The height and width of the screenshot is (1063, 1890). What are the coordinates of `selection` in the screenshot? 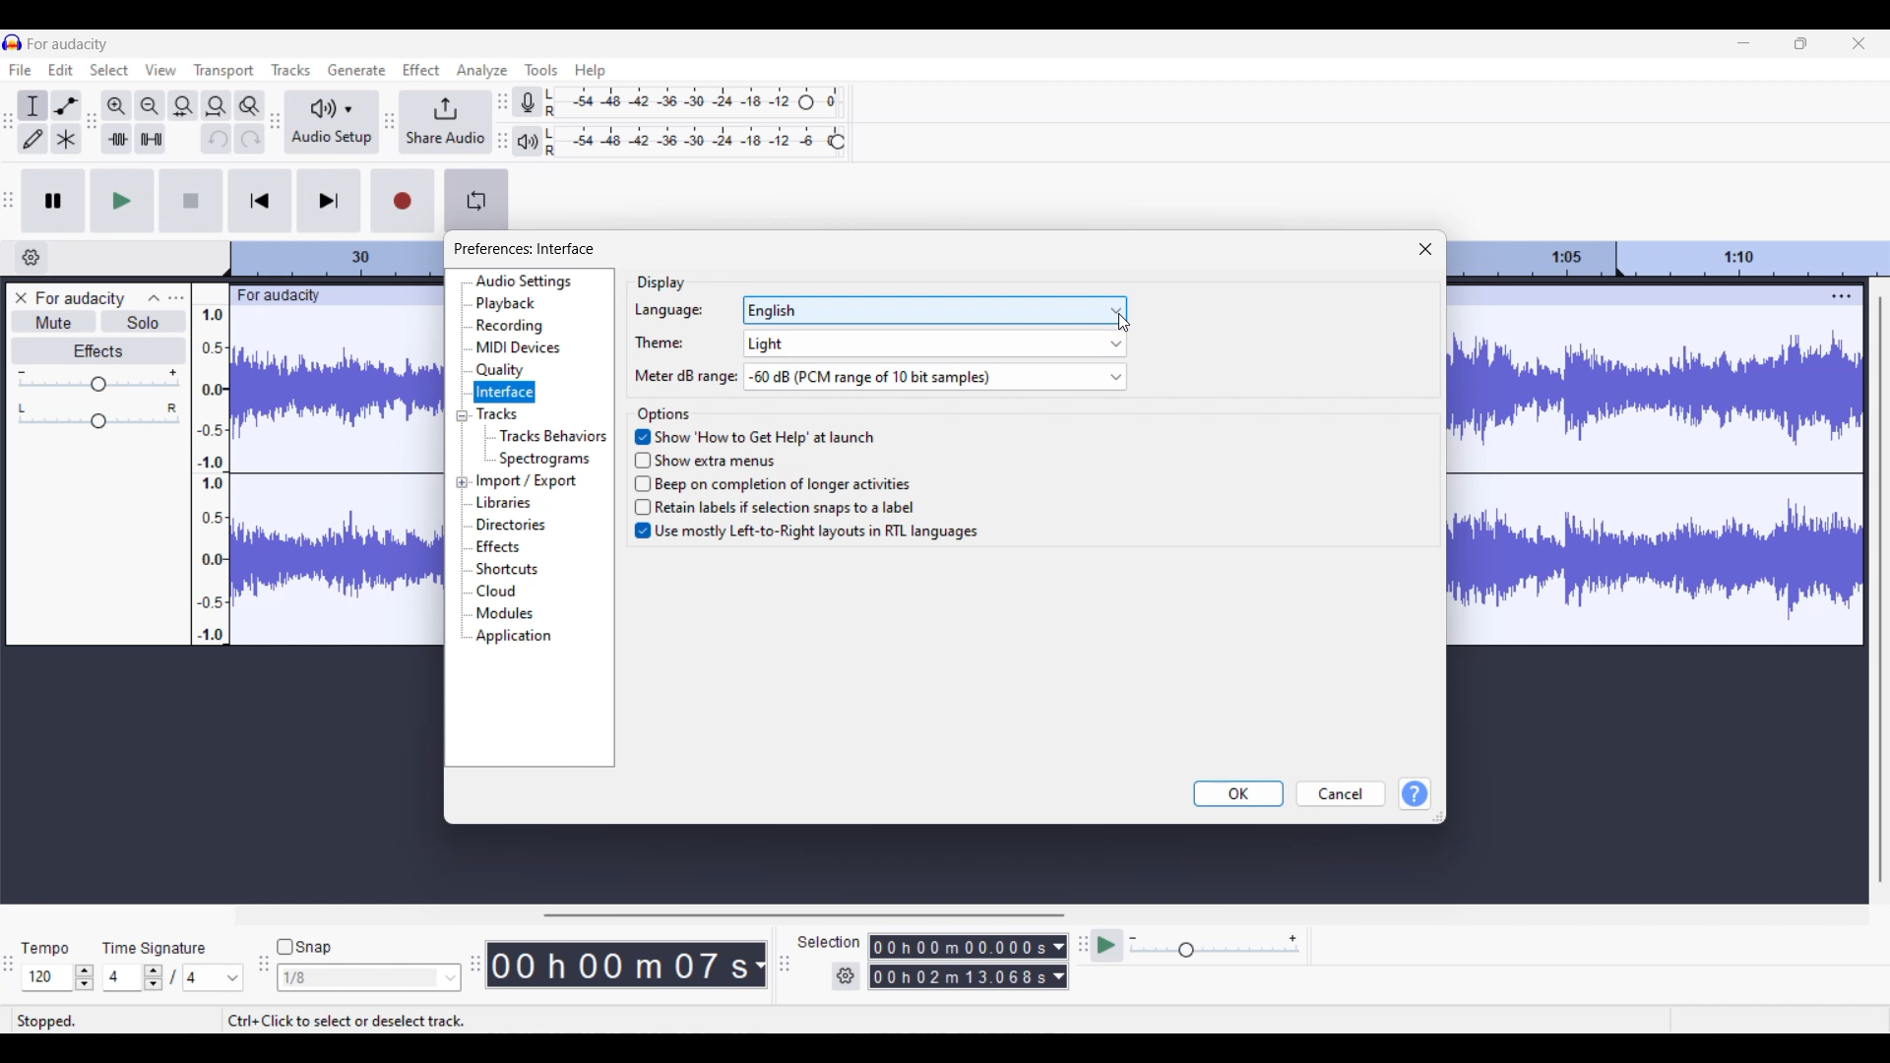 It's located at (828, 941).